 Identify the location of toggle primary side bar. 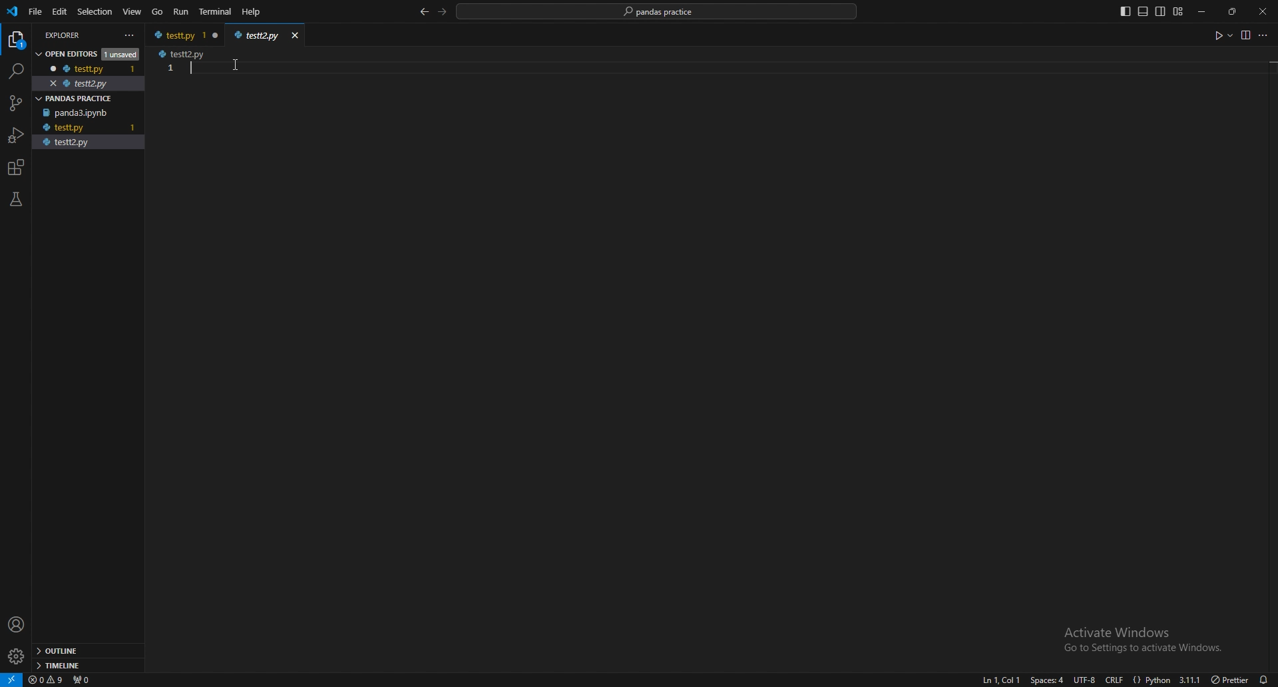
(1126, 11).